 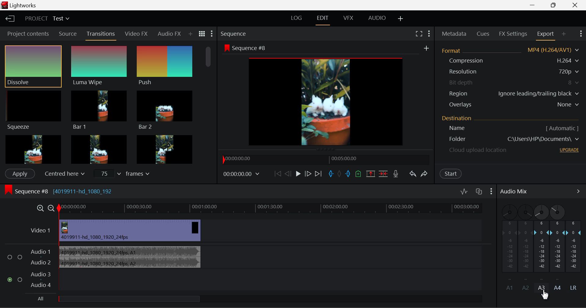 I want to click on Sequence #8 [4019911-hd_1080_192, so click(x=58, y=191).